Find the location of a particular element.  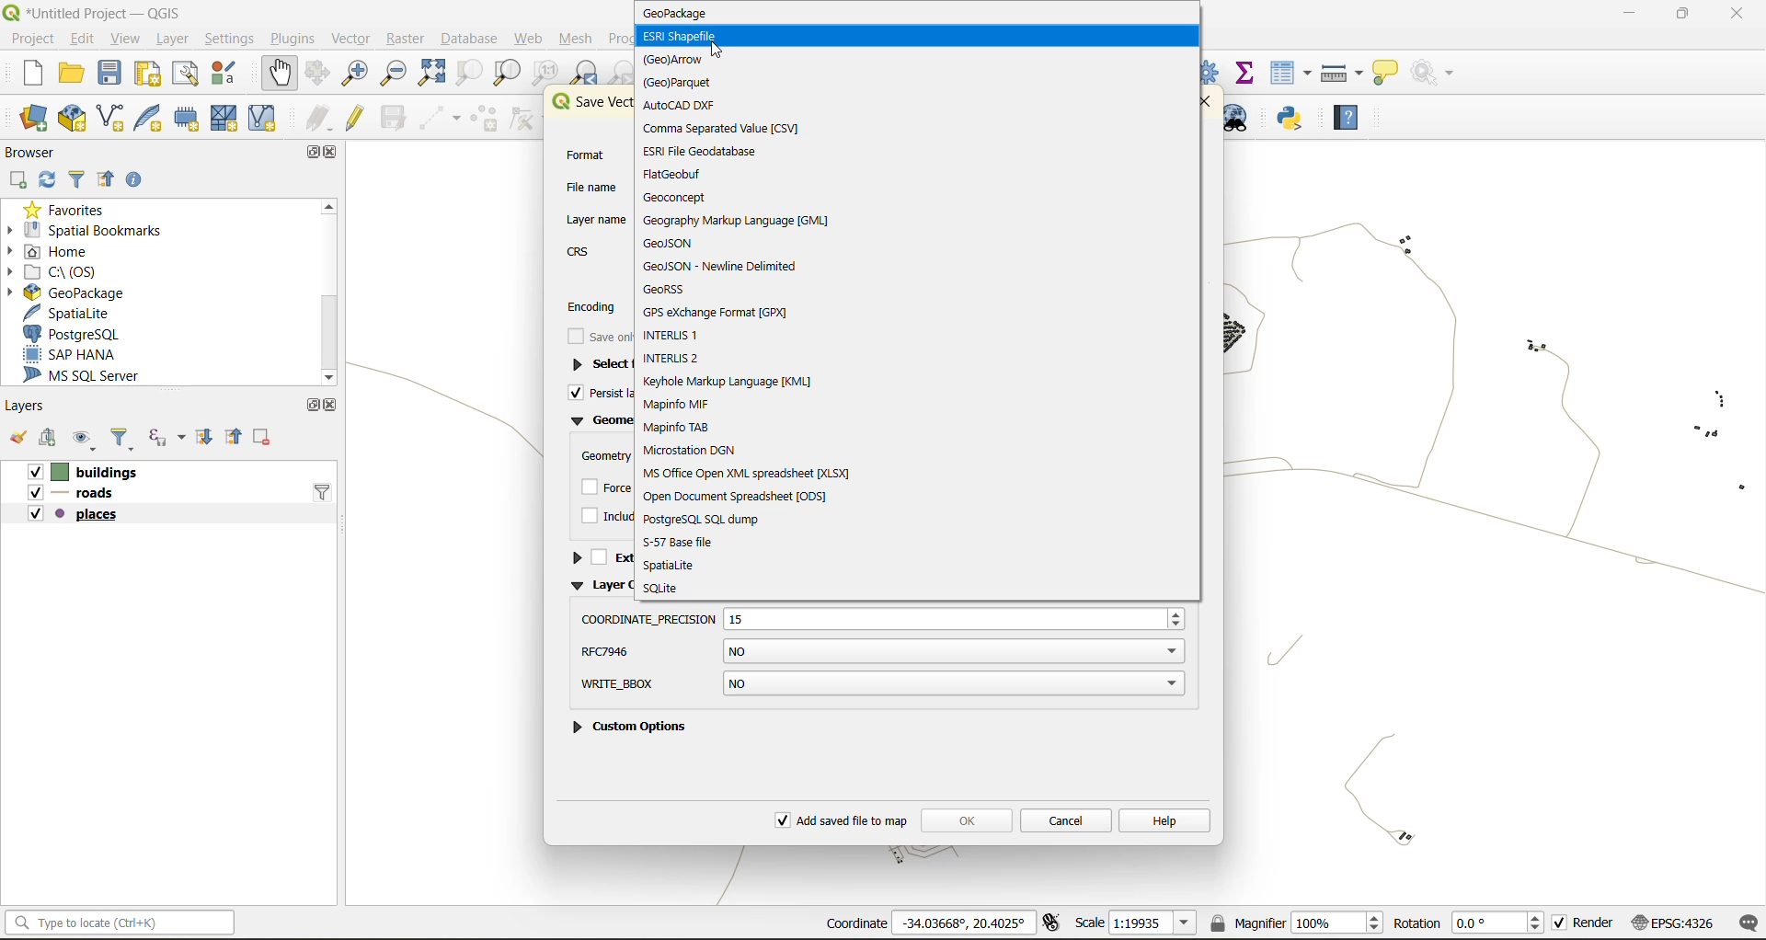

 roads is located at coordinates (79, 494).